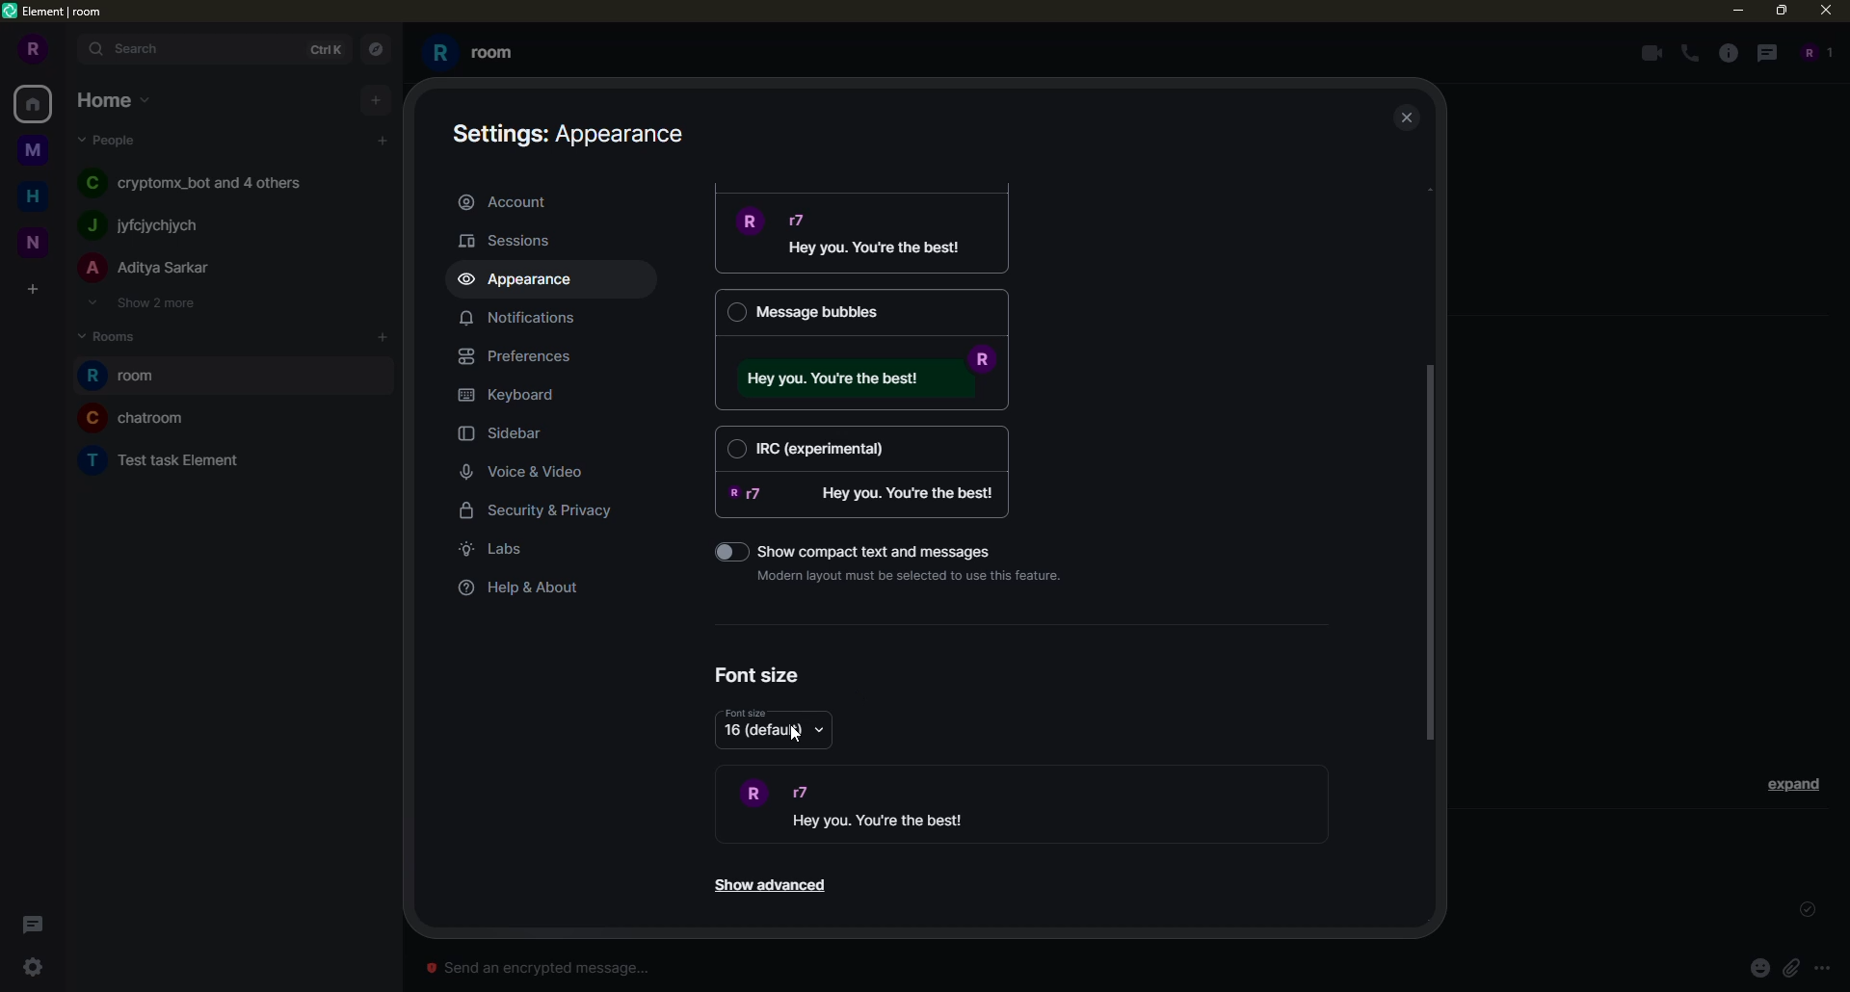  Describe the element at coordinates (1813, 52) in the screenshot. I see `people` at that location.